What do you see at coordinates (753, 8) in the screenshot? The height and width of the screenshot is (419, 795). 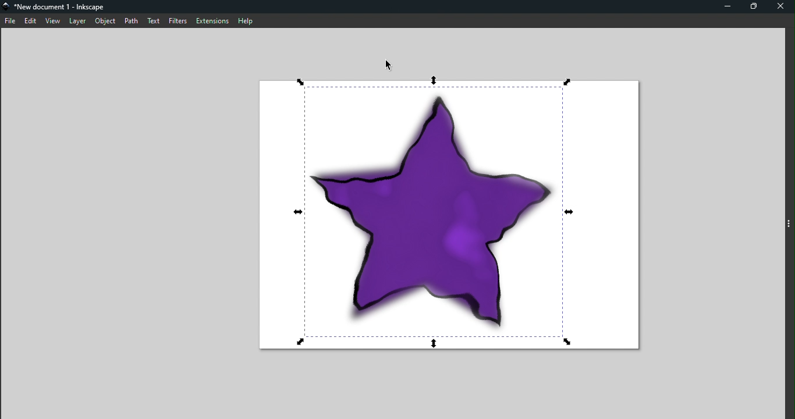 I see `Maximize` at bounding box center [753, 8].